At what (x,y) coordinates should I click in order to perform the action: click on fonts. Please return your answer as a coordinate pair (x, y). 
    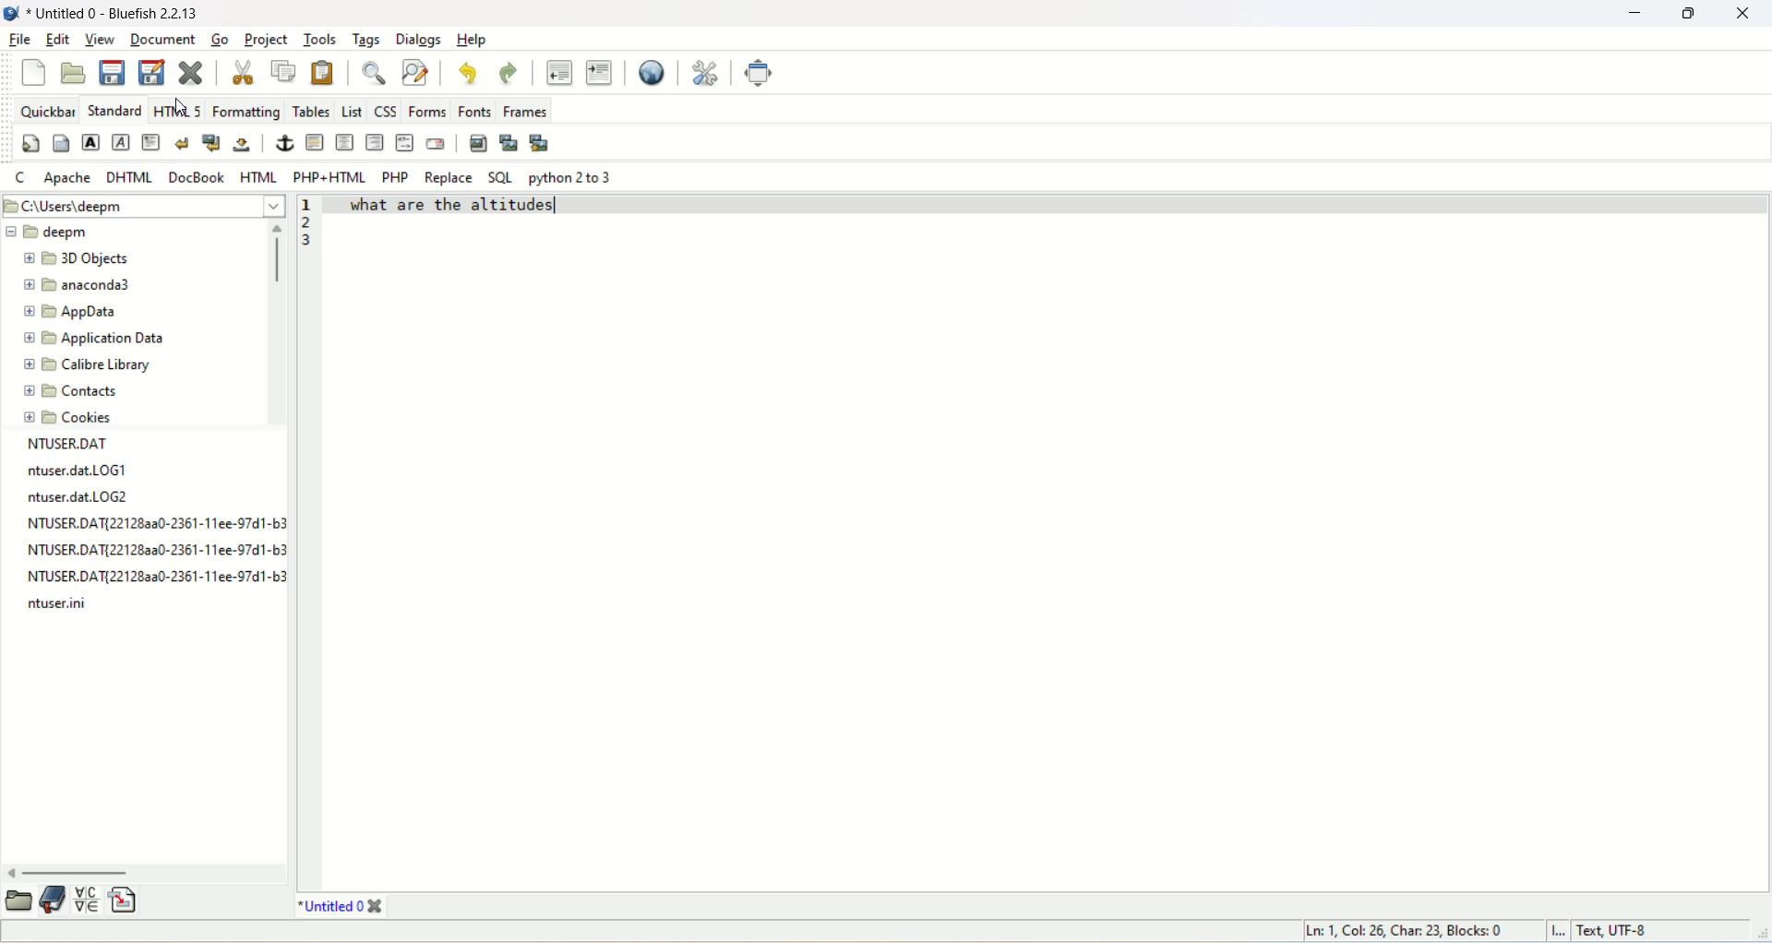
    Looking at the image, I should click on (473, 109).